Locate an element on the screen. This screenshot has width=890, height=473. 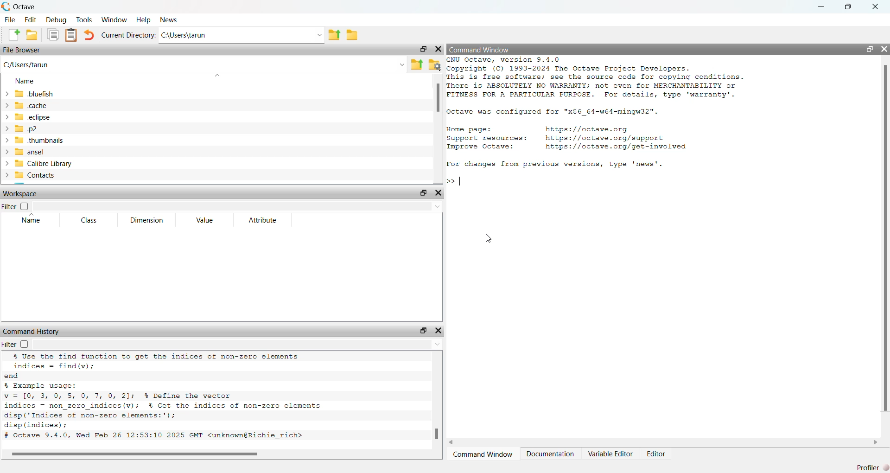
Documentation is located at coordinates (550, 457).